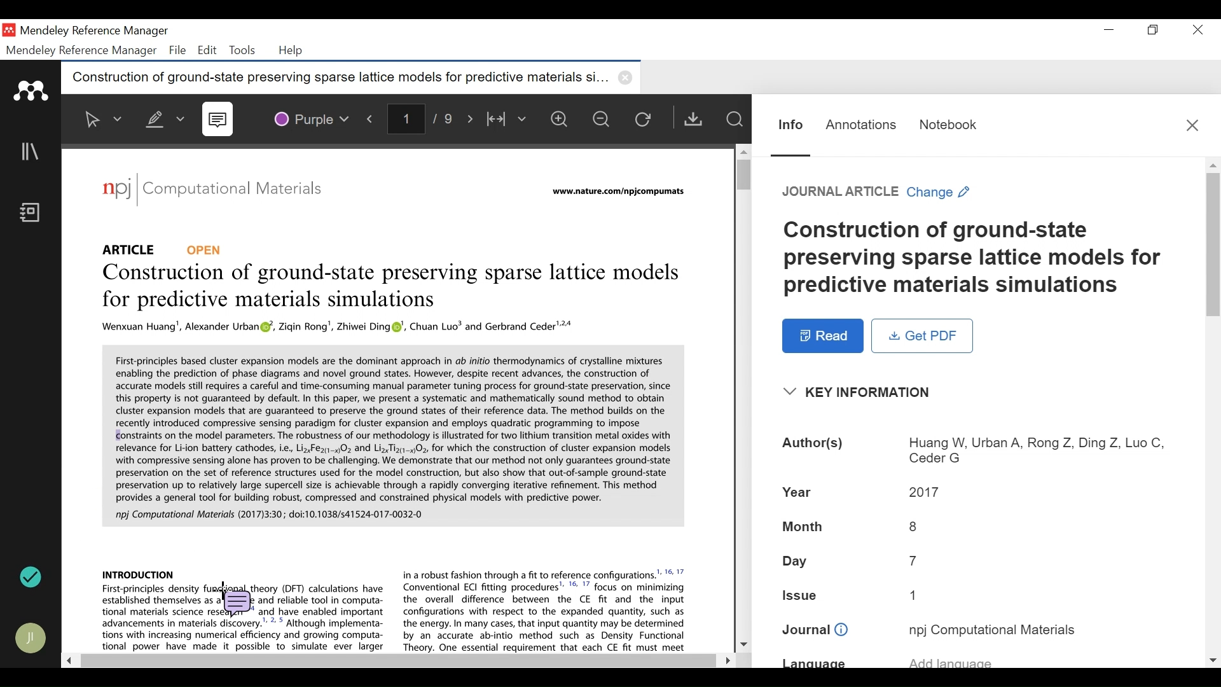  Describe the element at coordinates (133, 247) in the screenshot. I see `Reference Type` at that location.